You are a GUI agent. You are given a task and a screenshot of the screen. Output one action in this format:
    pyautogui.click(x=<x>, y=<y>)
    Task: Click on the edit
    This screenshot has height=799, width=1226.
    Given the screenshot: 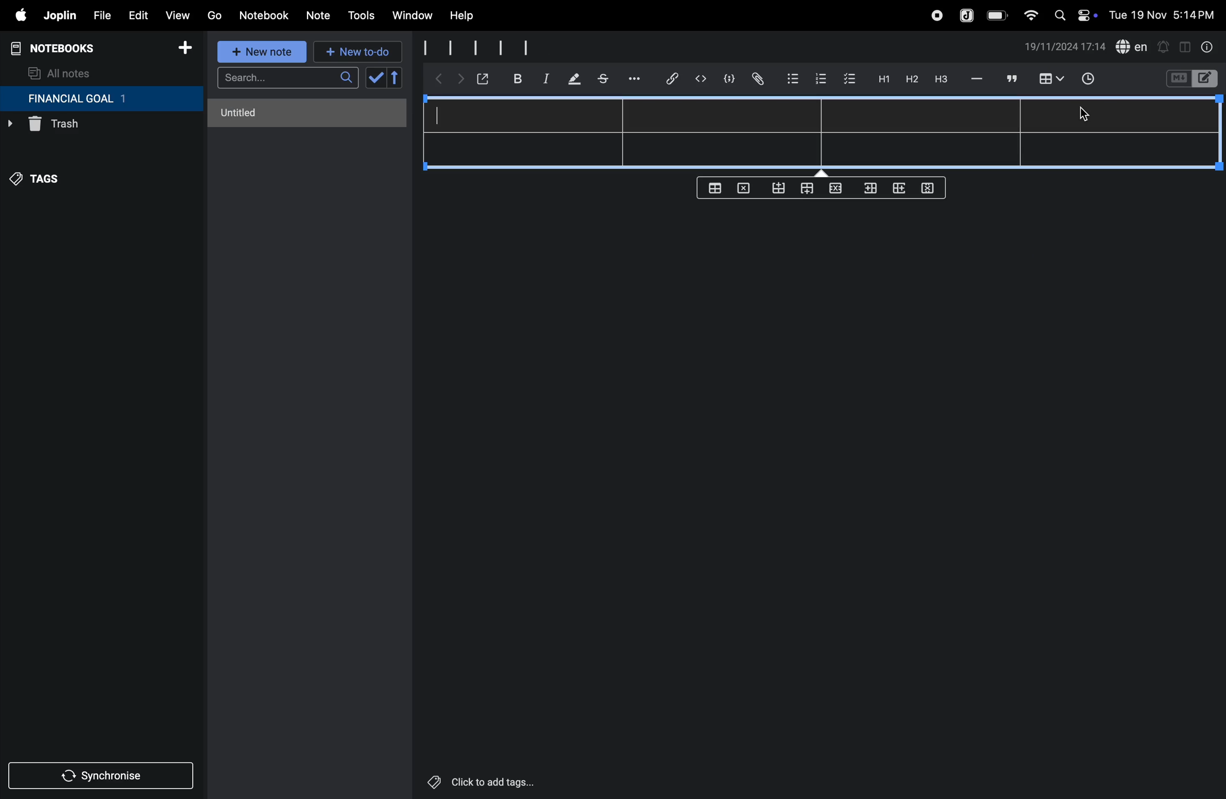 What is the action you would take?
    pyautogui.click(x=133, y=13)
    